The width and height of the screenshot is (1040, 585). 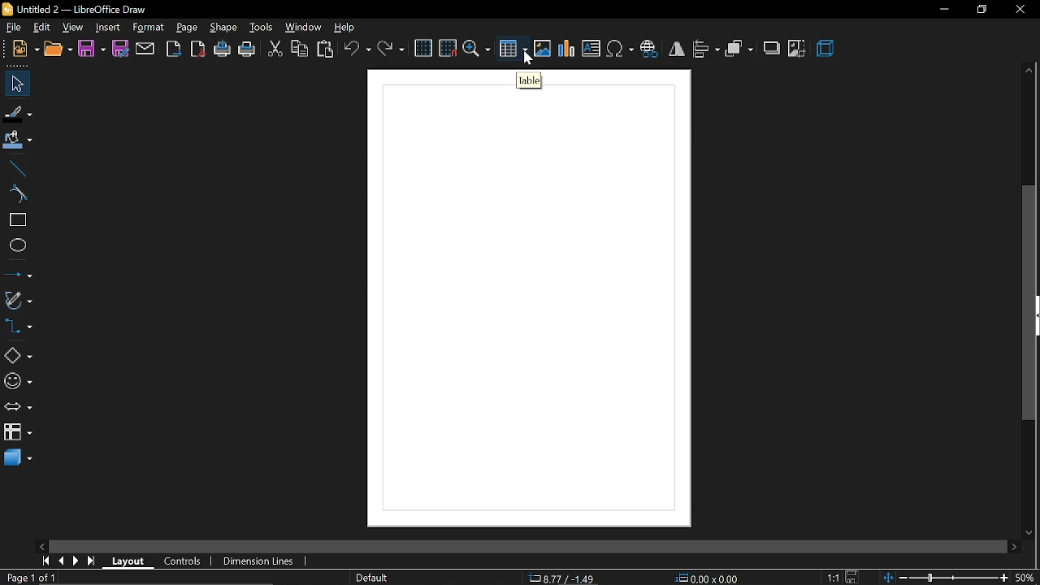 I want to click on curves and polygons, so click(x=18, y=301).